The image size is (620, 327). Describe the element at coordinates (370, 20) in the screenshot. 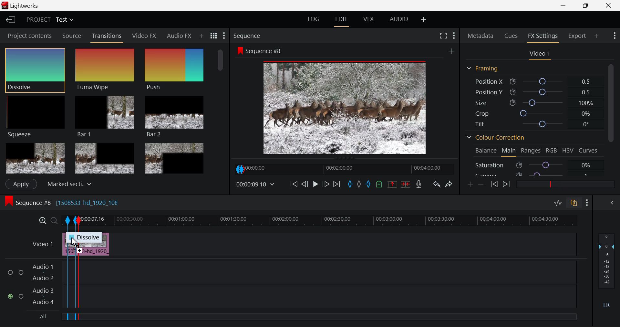

I see `VFX Layout` at that location.